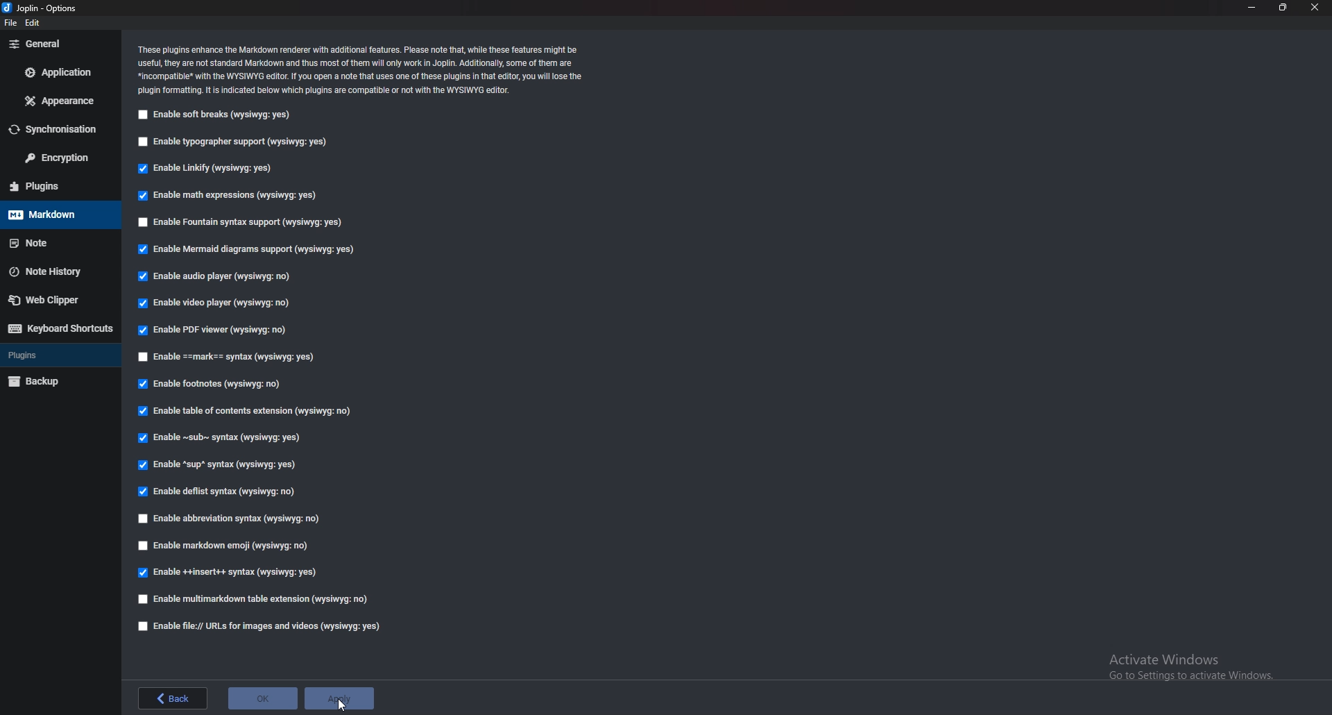 This screenshot has width=1332, height=715. Describe the element at coordinates (228, 574) in the screenshot. I see `Enable insert syntax` at that location.